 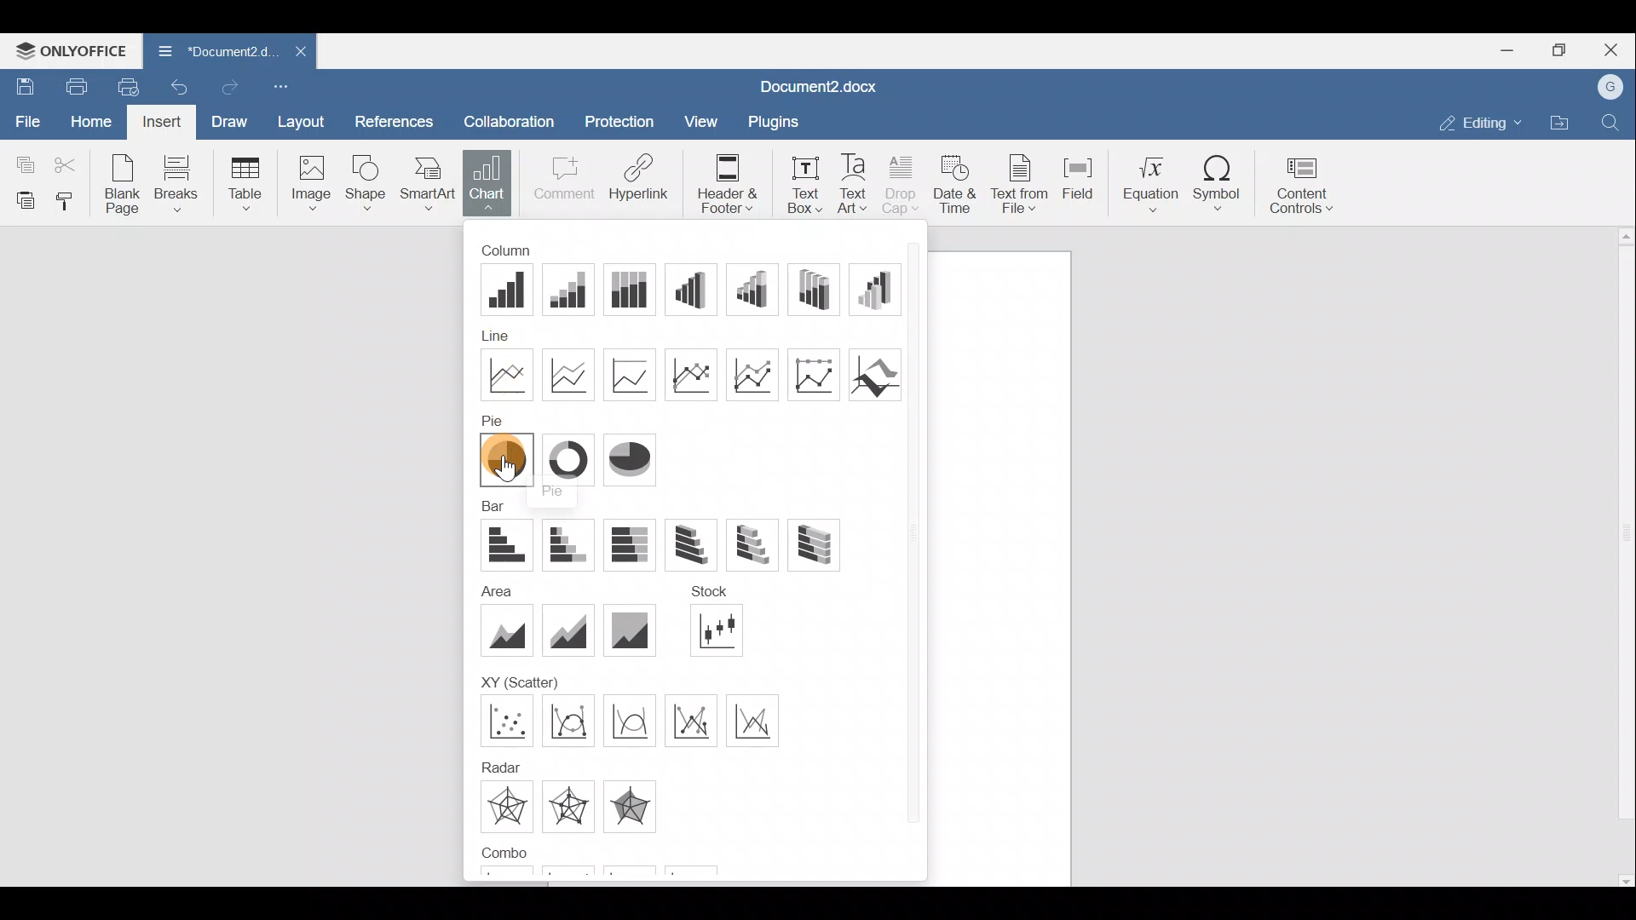 What do you see at coordinates (499, 376) in the screenshot?
I see `Line` at bounding box center [499, 376].